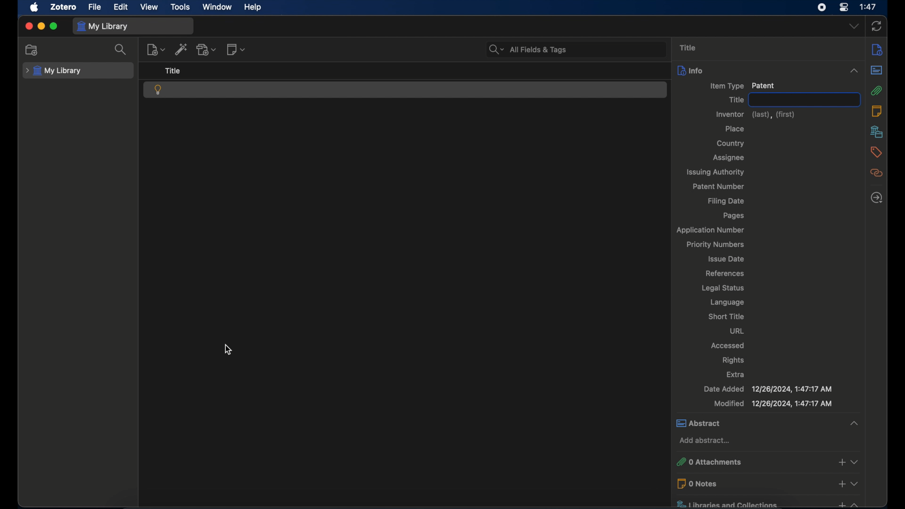  I want to click on url, so click(737, 330).